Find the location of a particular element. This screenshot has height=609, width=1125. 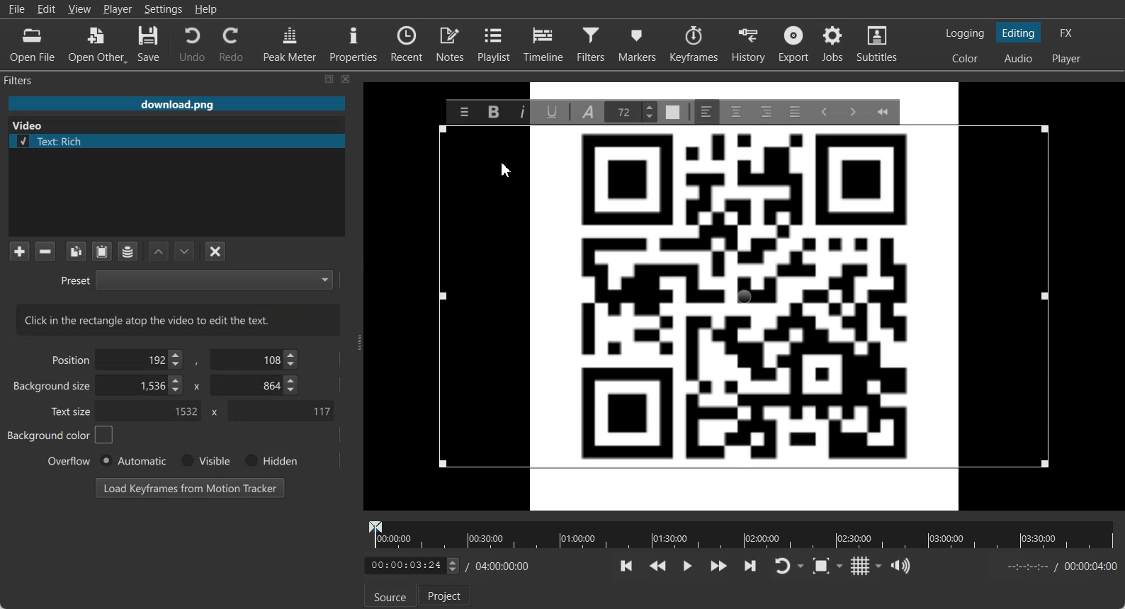

History is located at coordinates (750, 44).